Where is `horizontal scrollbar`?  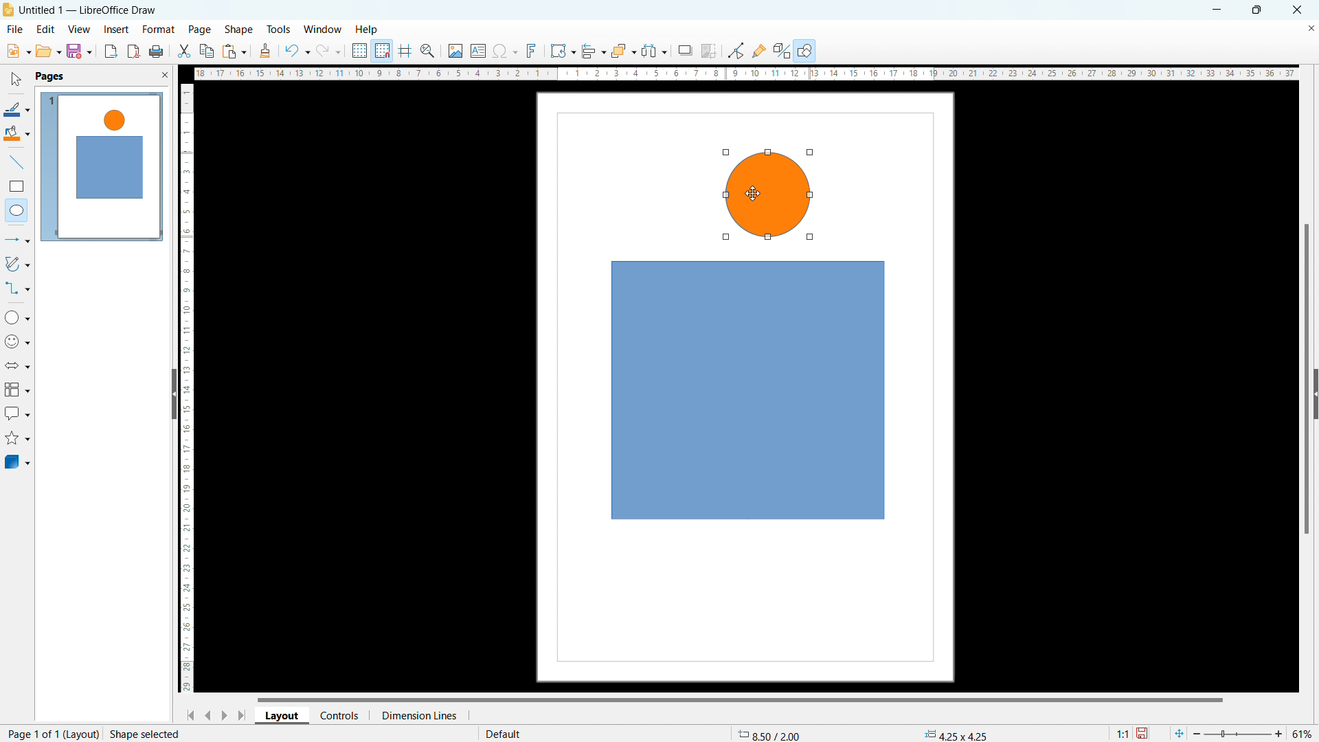
horizontal scrollbar is located at coordinates (740, 699).